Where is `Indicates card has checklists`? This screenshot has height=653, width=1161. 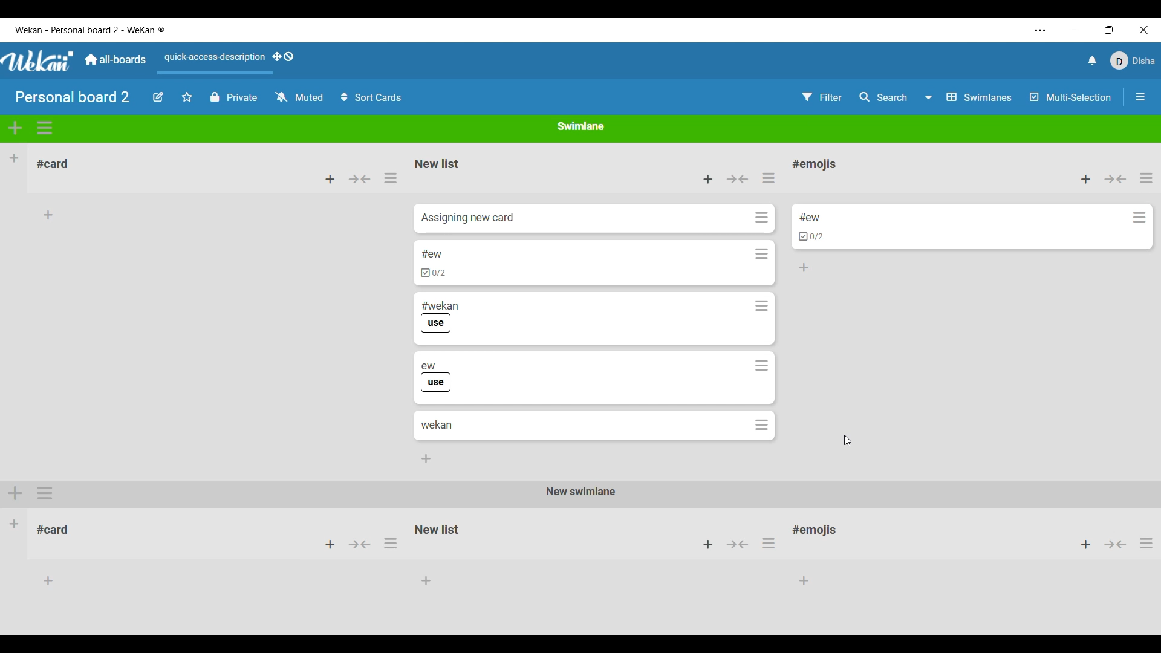
Indicates card has checklists is located at coordinates (813, 236).